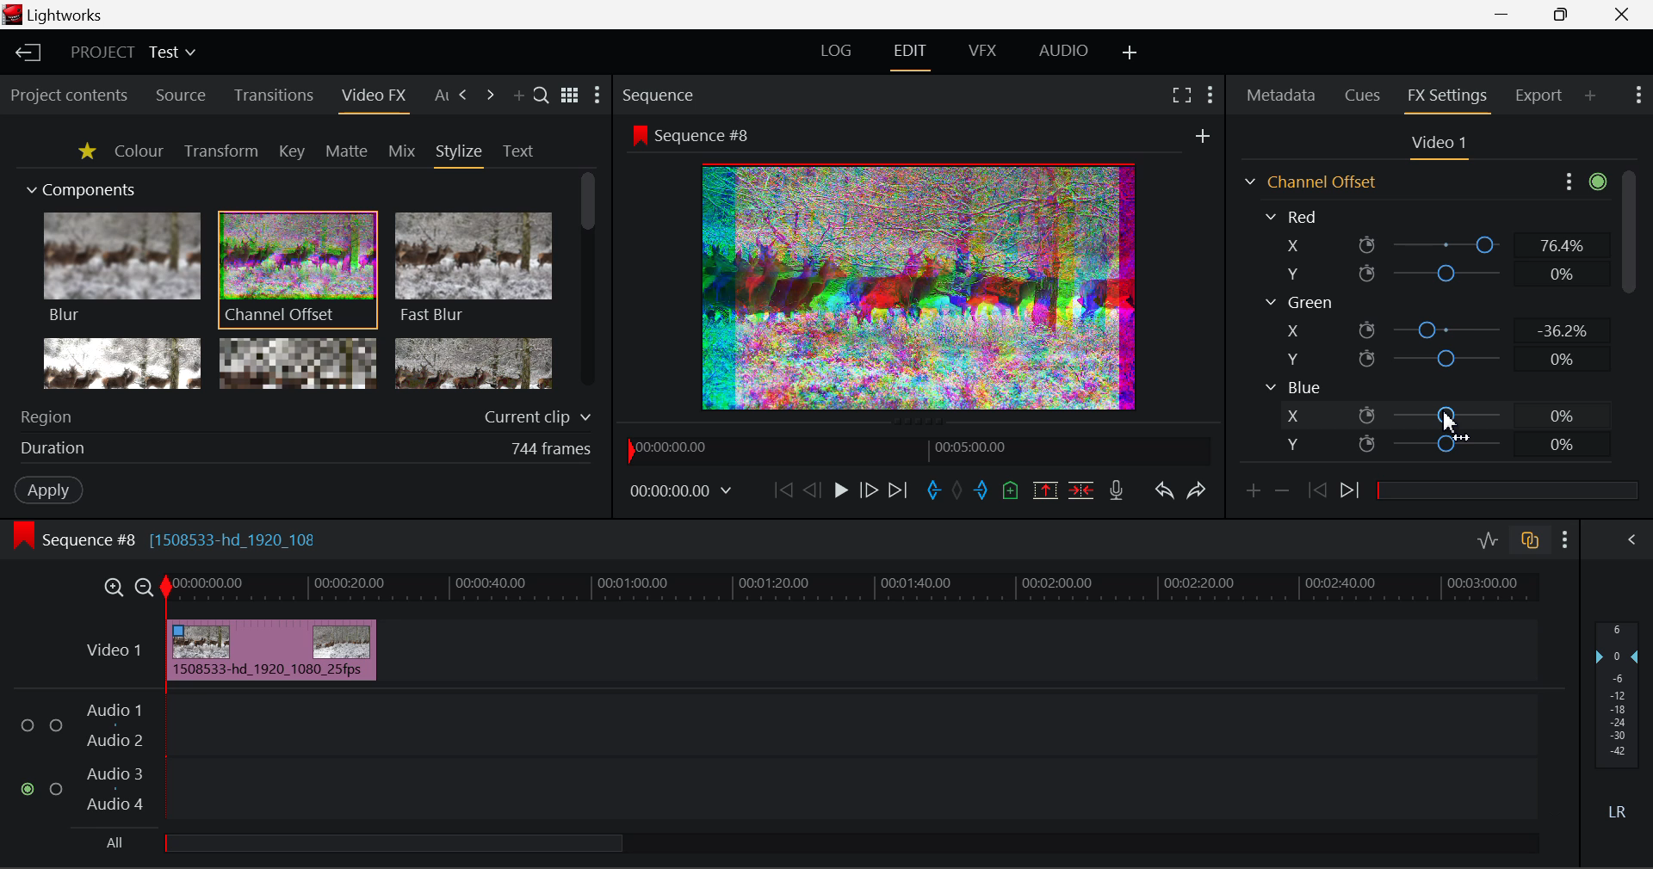  I want to click on Show Audio Mix, so click(1622, 540).